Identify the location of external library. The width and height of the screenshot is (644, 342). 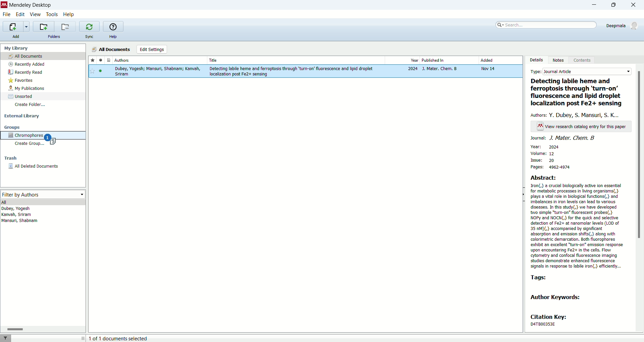
(23, 116).